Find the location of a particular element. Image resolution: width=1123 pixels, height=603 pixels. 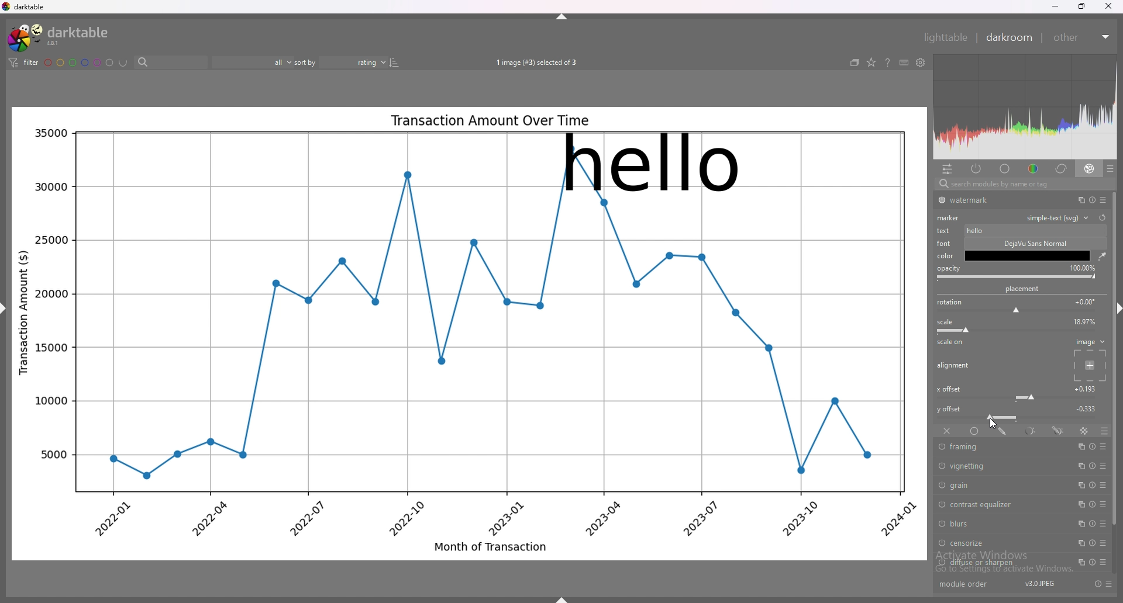

other is located at coordinates (1083, 37).